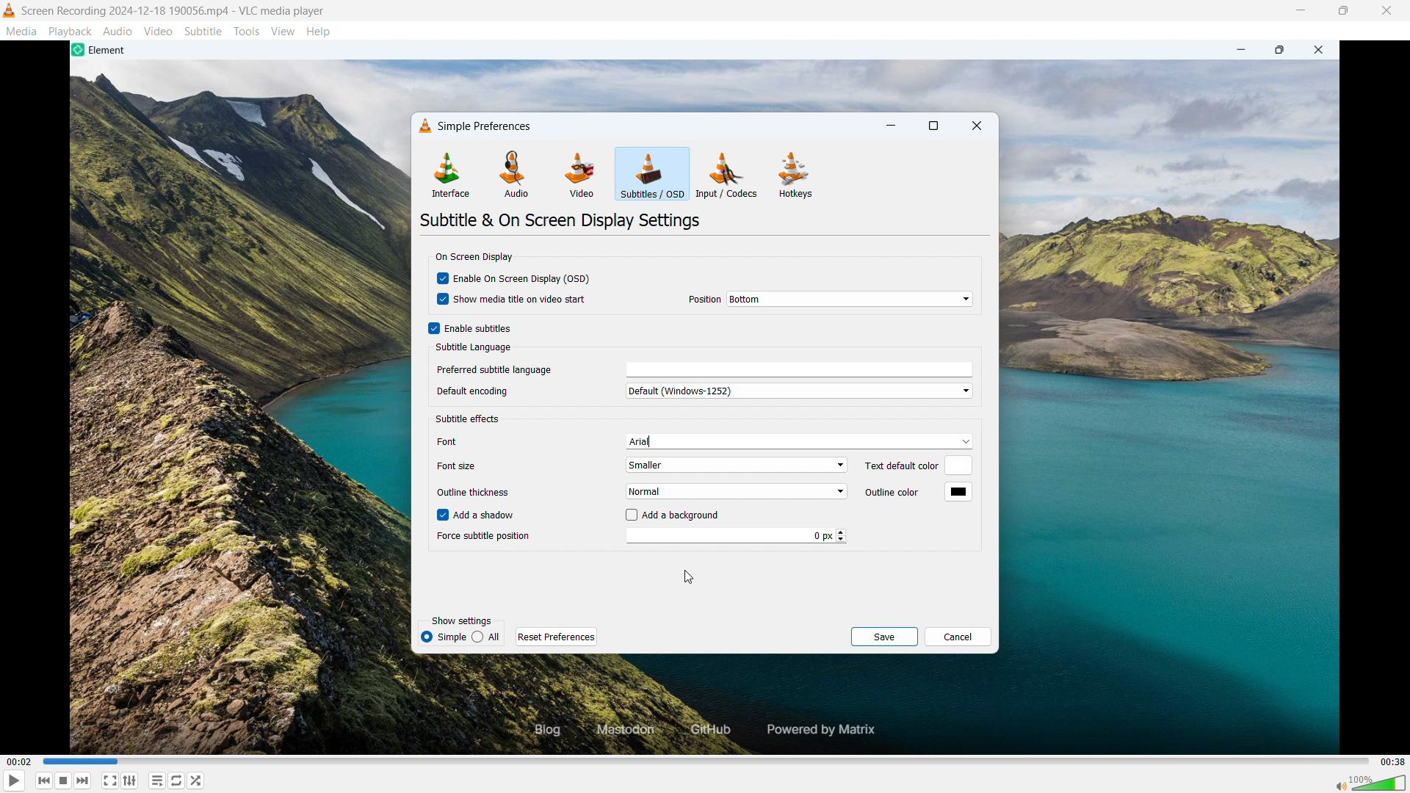 The height and width of the screenshot is (793, 1410). What do you see at coordinates (486, 391) in the screenshot?
I see `Default encoding` at bounding box center [486, 391].